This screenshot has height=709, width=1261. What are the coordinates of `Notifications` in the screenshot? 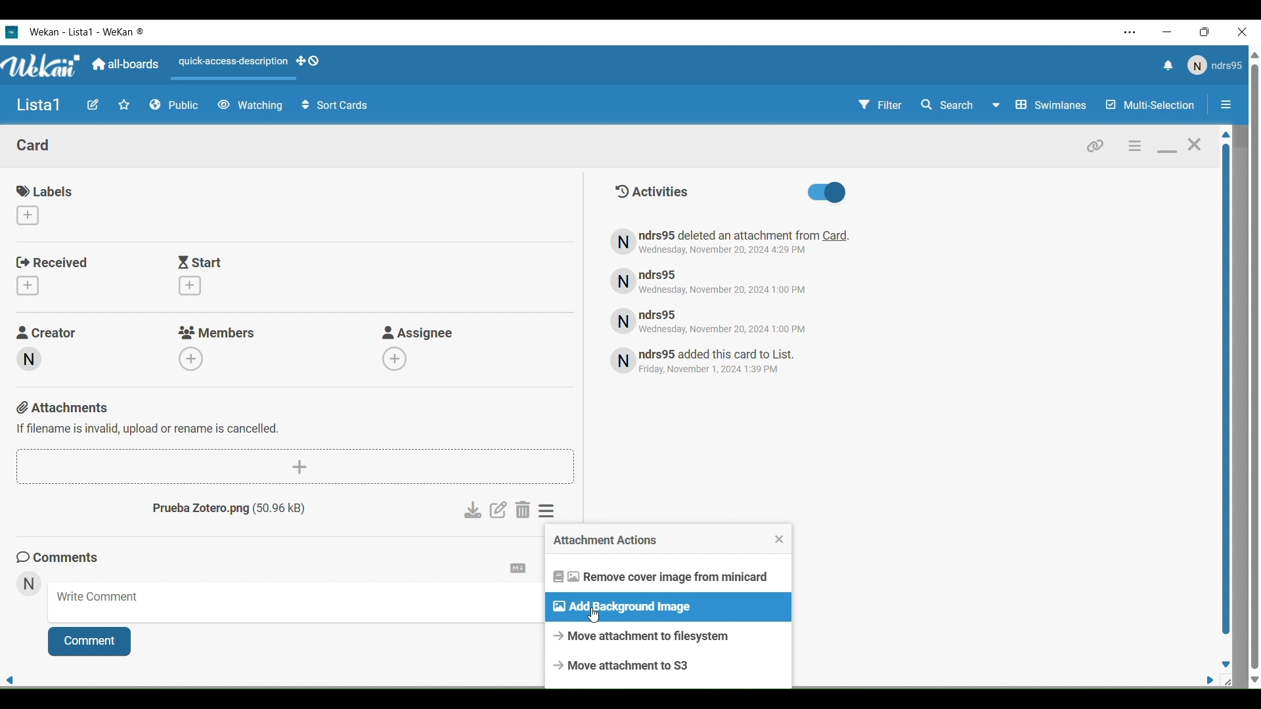 It's located at (1168, 66).